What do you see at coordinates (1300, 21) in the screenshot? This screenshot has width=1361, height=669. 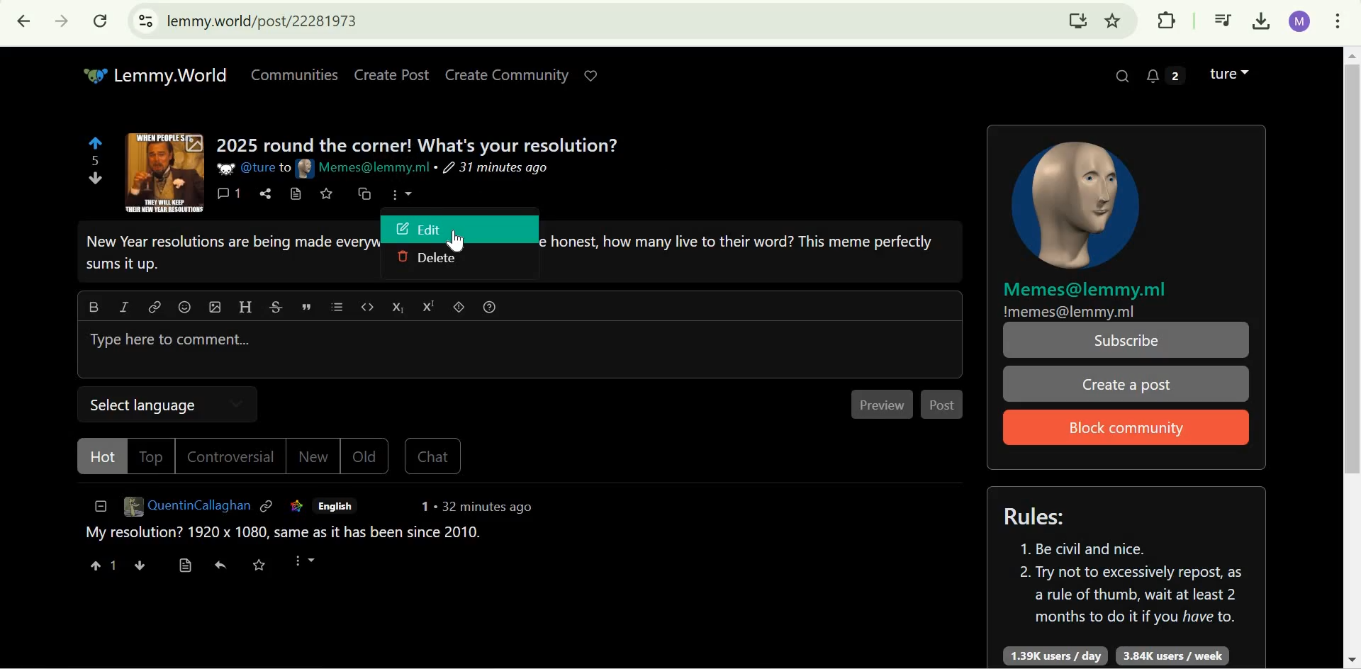 I see `Google account` at bounding box center [1300, 21].